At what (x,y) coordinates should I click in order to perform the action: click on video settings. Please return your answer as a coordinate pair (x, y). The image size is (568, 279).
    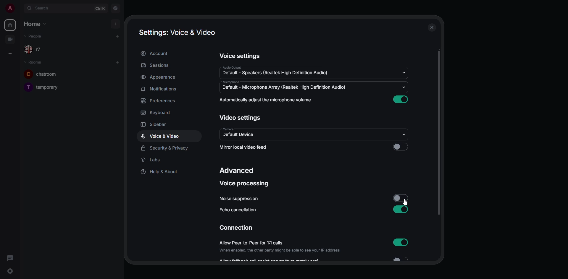
    Looking at the image, I should click on (240, 117).